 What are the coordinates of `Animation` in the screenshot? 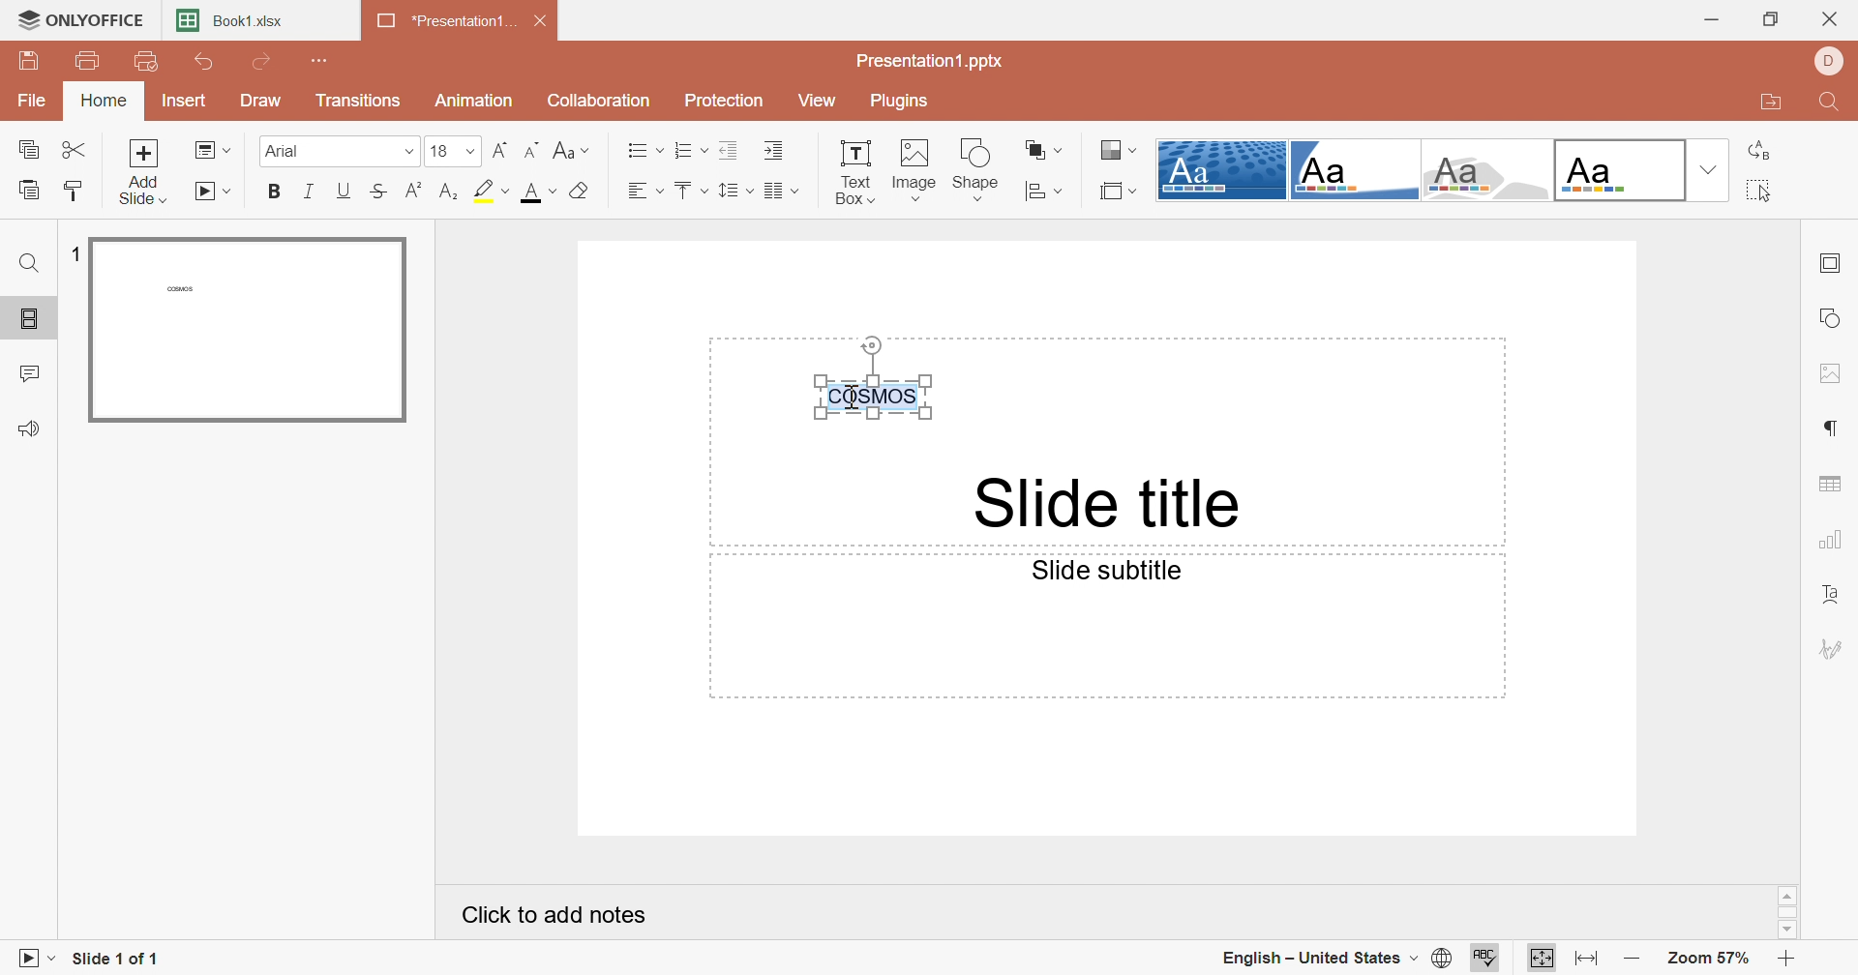 It's located at (474, 101).